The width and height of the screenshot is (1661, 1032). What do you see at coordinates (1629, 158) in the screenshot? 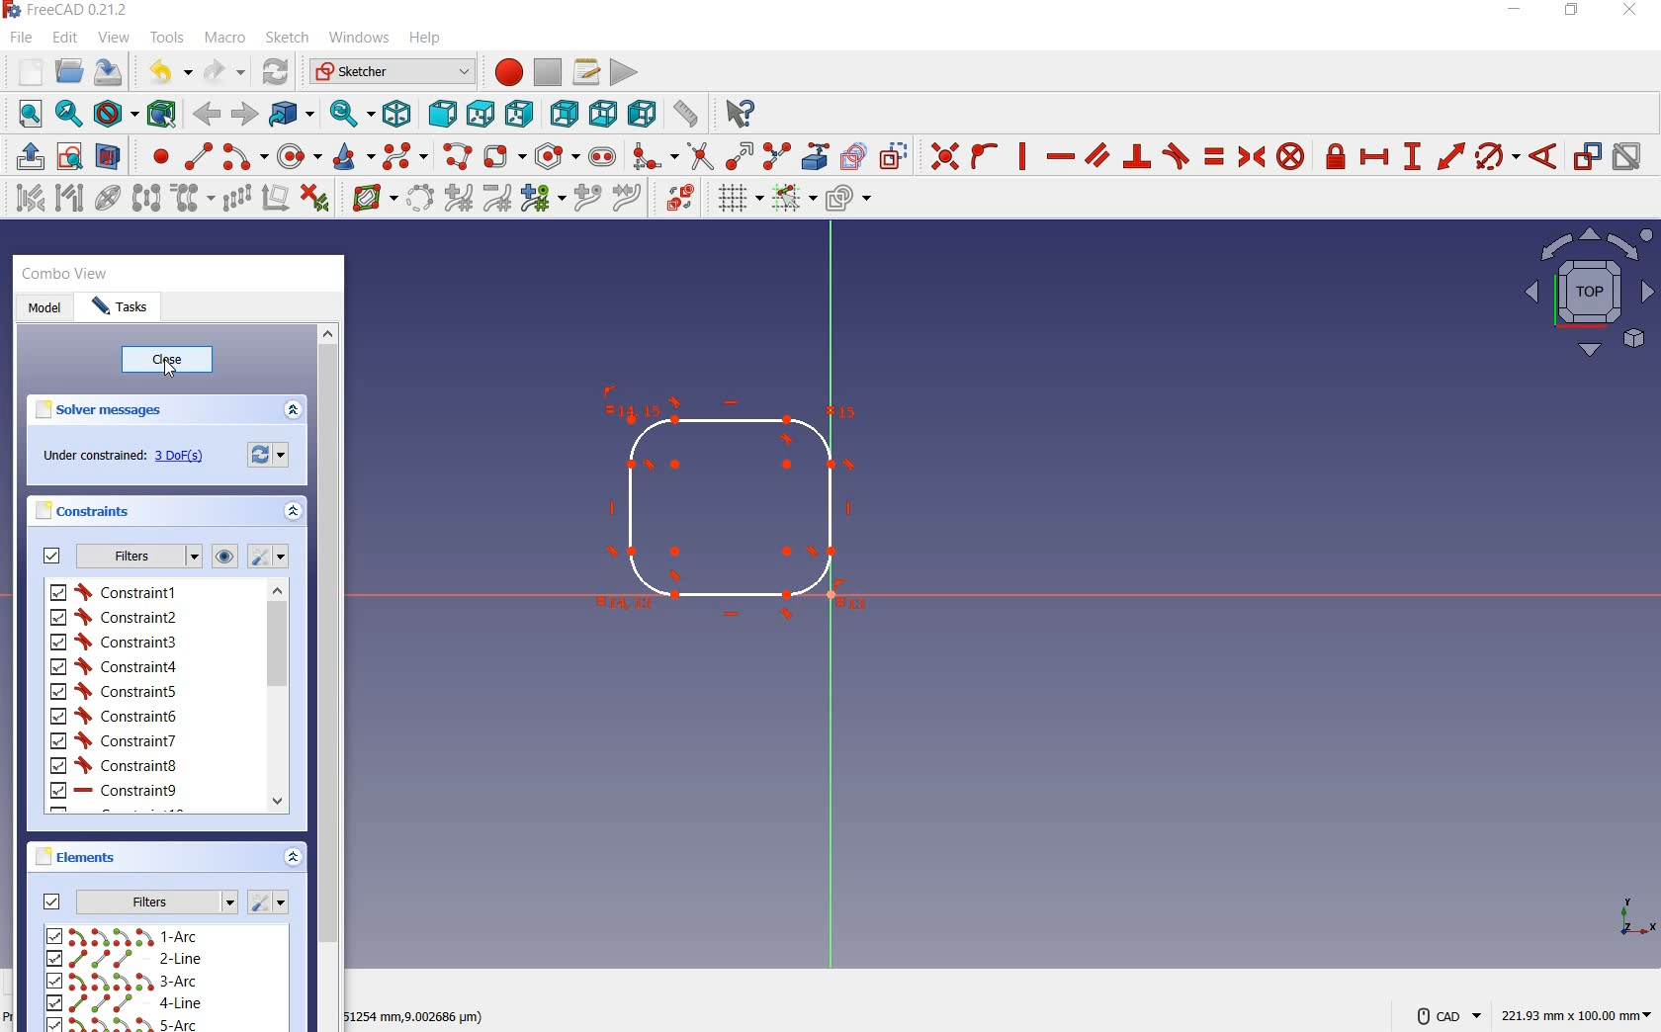
I see `activate/deactivate constraint` at bounding box center [1629, 158].